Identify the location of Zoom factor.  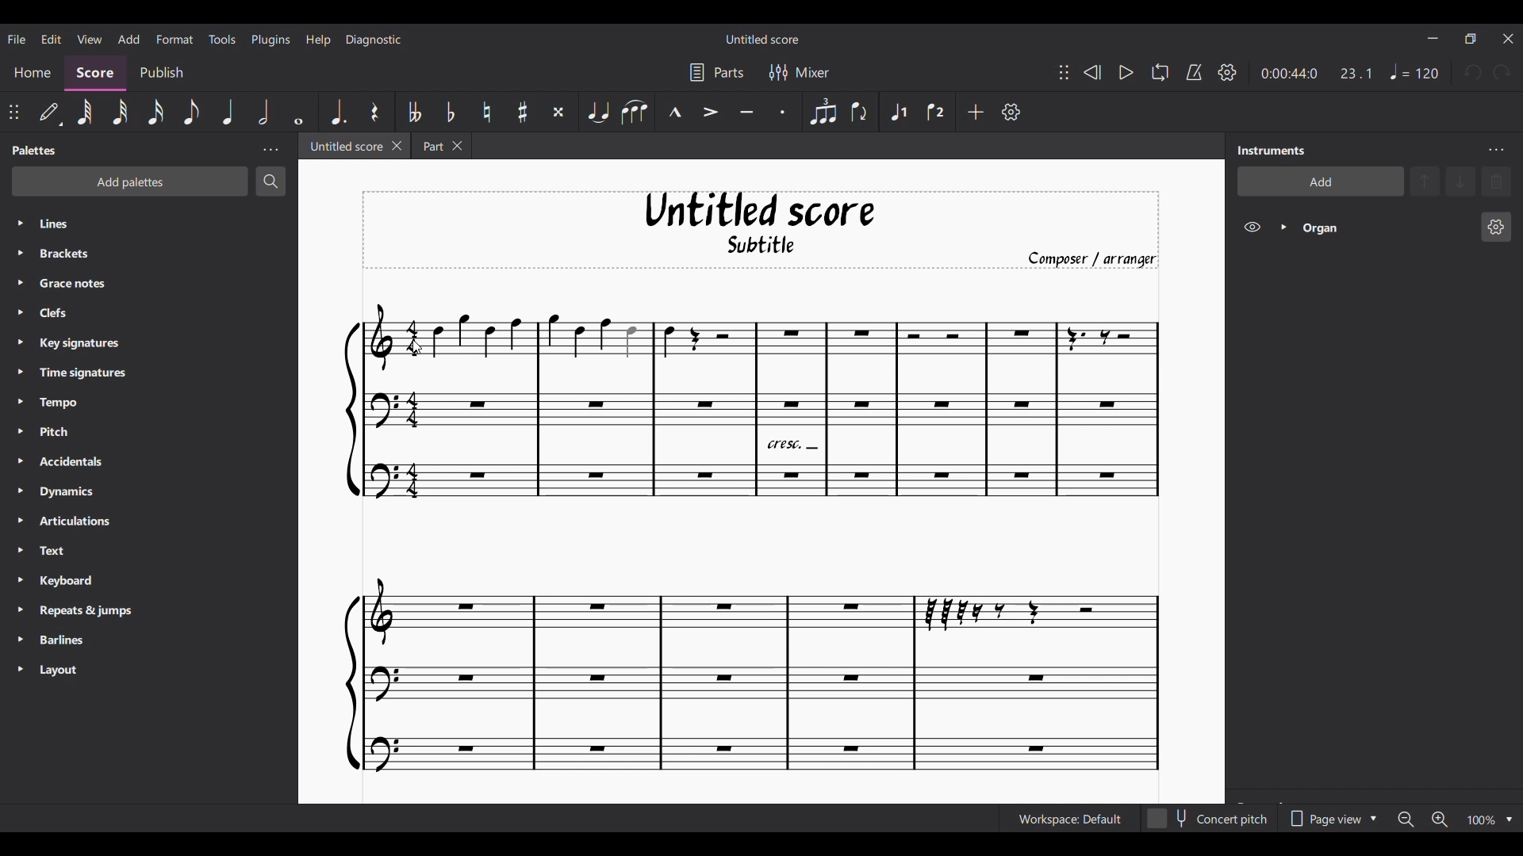
(1481, 820).